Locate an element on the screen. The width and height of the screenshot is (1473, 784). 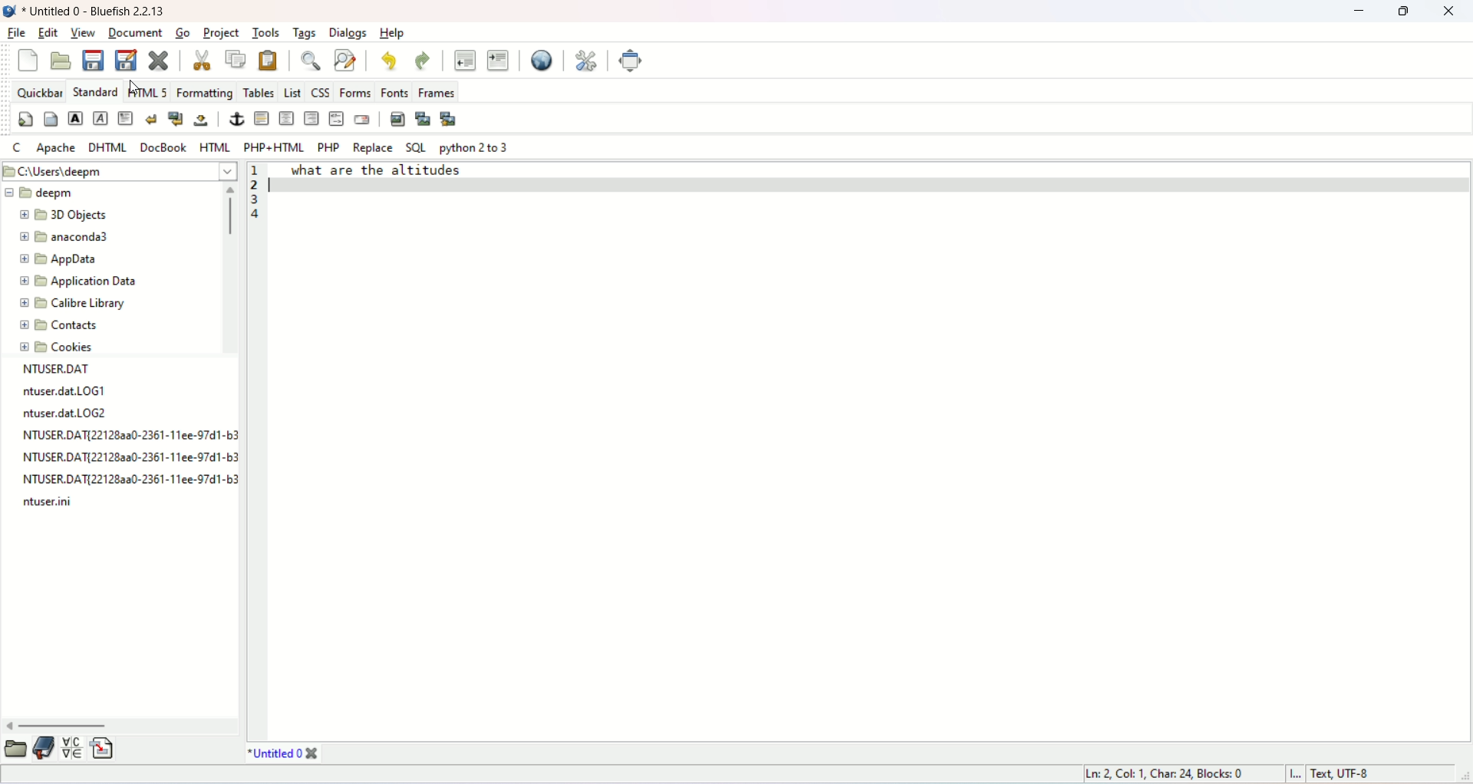
strong is located at coordinates (75, 117).